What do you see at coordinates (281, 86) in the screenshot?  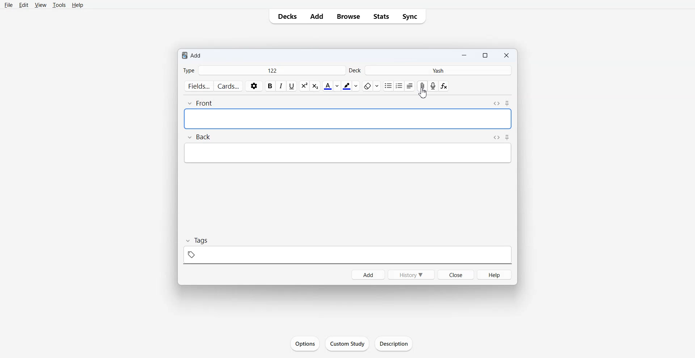 I see `Italic` at bounding box center [281, 86].